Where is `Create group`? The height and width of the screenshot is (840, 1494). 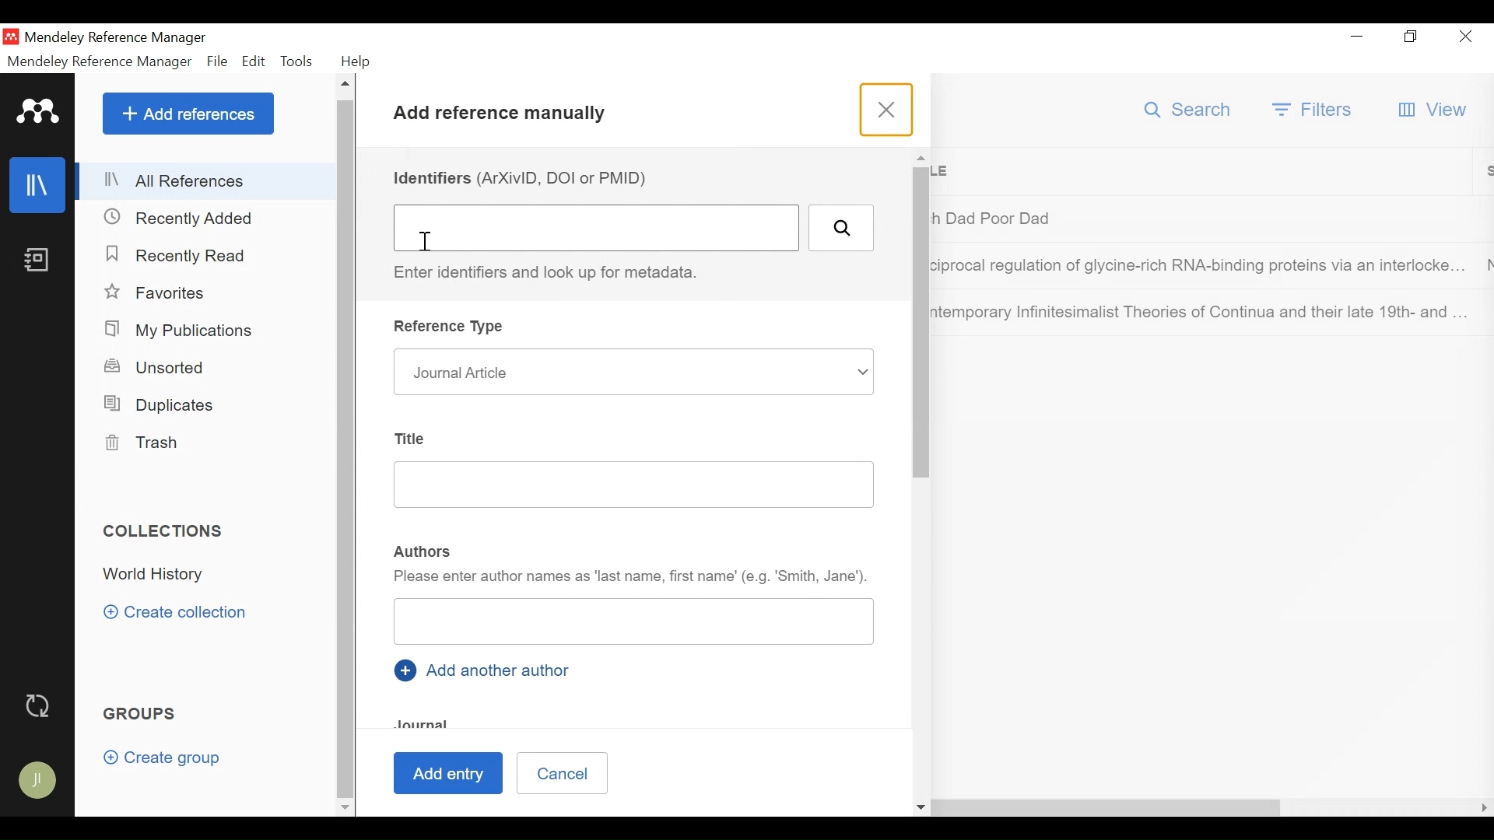
Create group is located at coordinates (165, 758).